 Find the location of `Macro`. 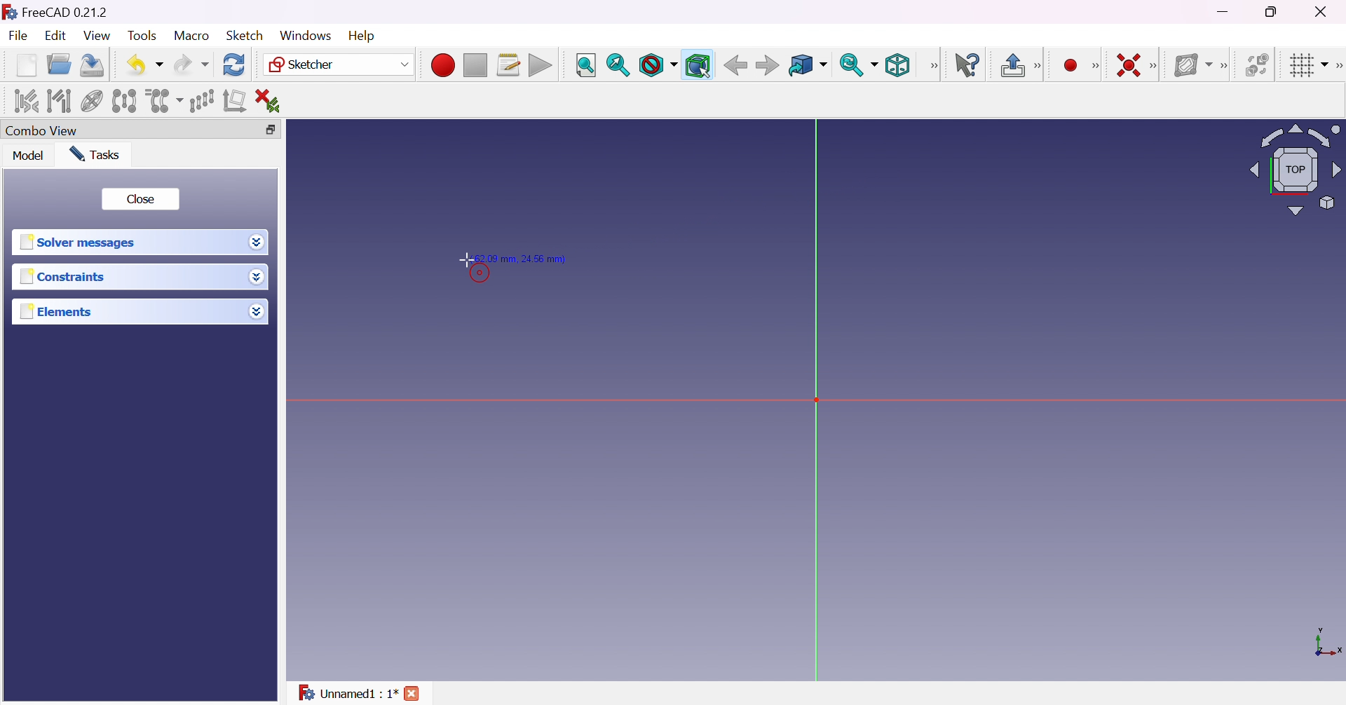

Macro is located at coordinates (192, 35).